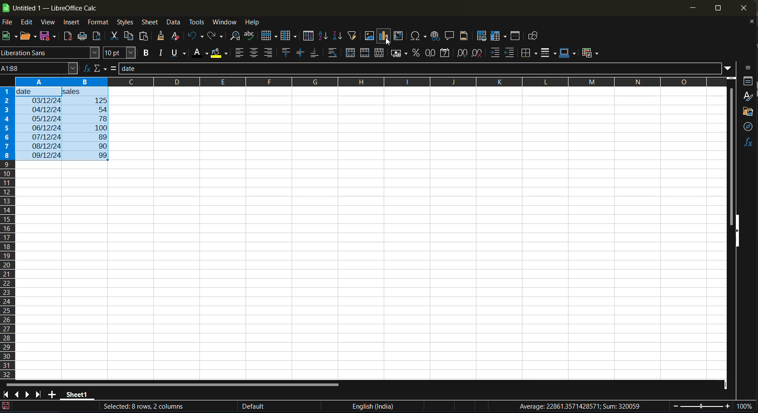 The height and width of the screenshot is (413, 758). I want to click on close document, so click(751, 23).